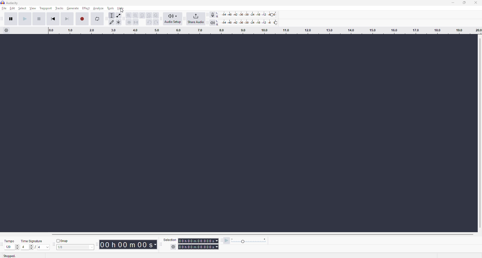 This screenshot has width=482, height=258. What do you see at coordinates (42, 248) in the screenshot?
I see `value` at bounding box center [42, 248].